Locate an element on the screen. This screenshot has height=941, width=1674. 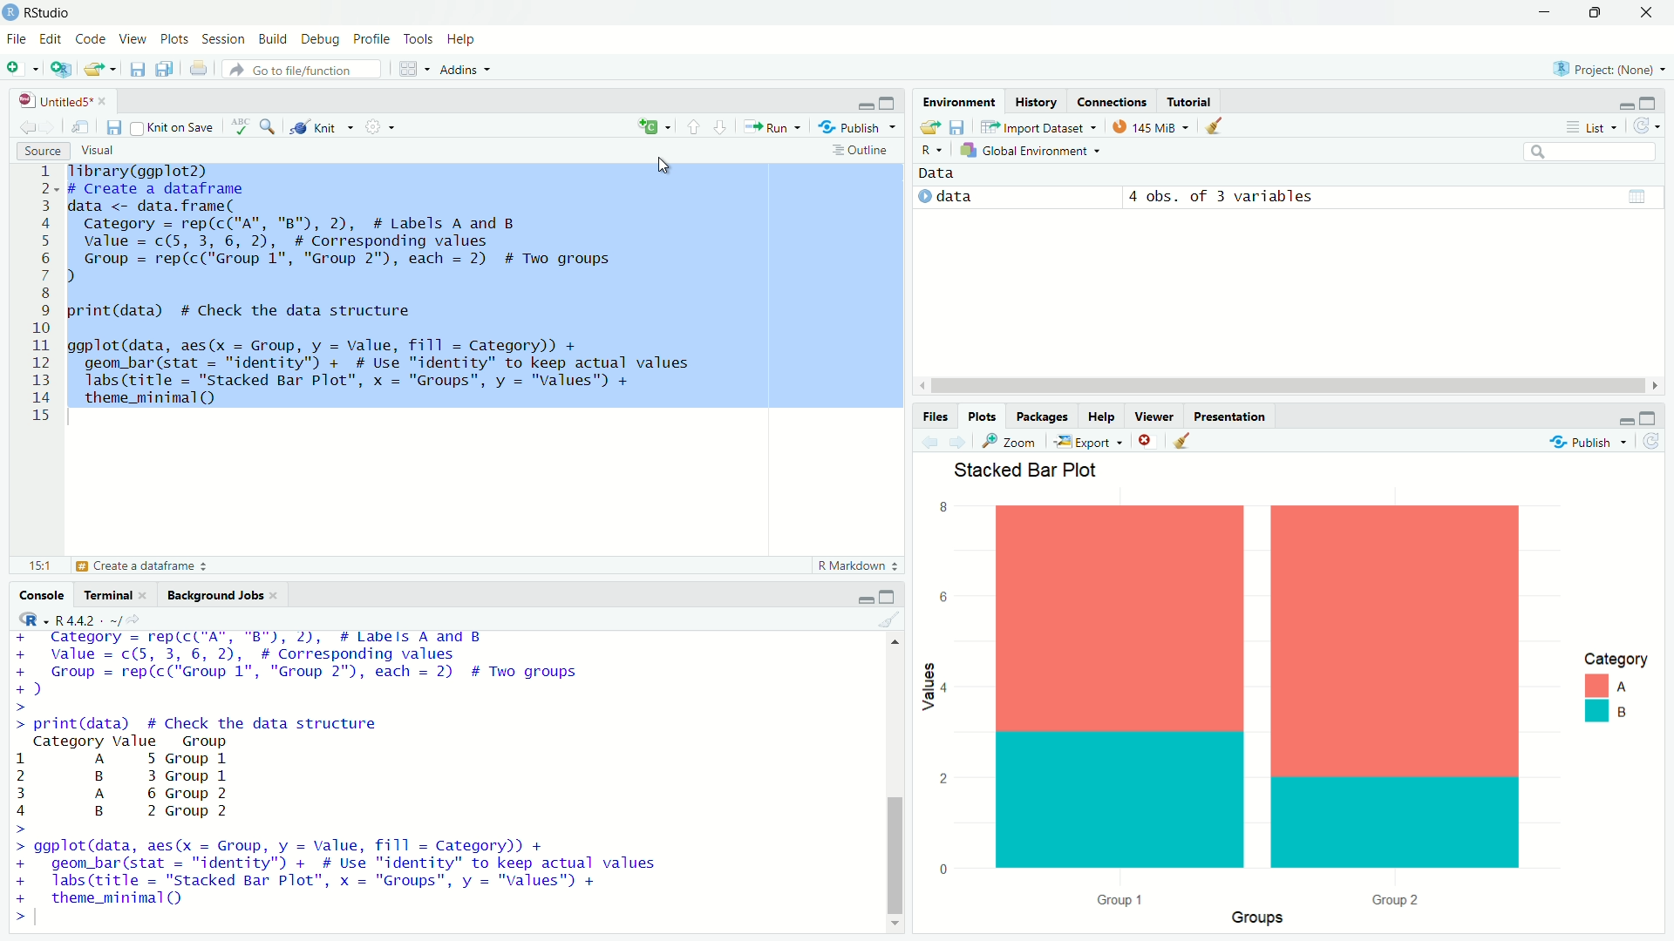
R.4.4.2 ~/ is located at coordinates (102, 619).